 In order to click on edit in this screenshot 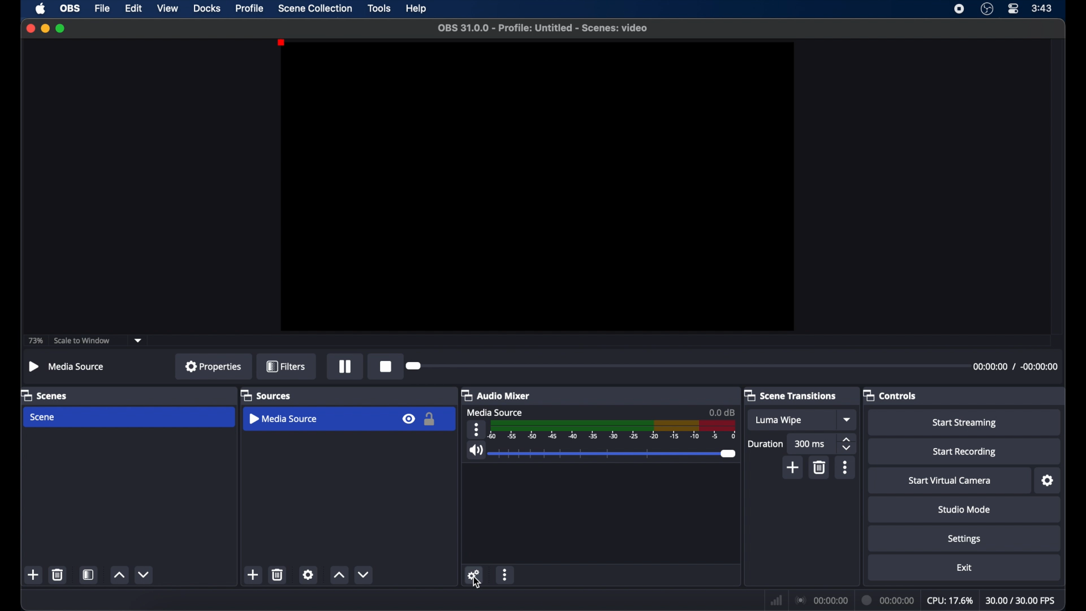, I will do `click(133, 8)`.